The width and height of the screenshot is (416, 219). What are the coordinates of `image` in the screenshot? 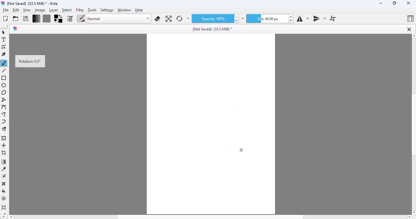 It's located at (40, 10).